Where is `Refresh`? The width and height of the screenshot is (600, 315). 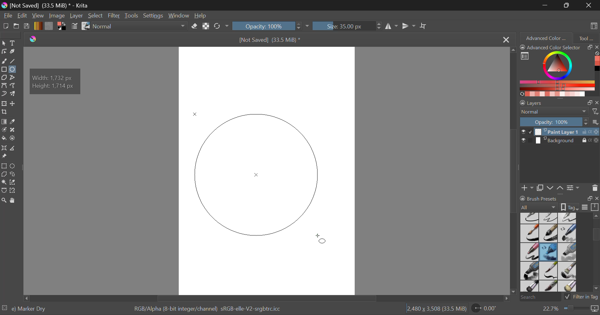 Refresh is located at coordinates (219, 27).